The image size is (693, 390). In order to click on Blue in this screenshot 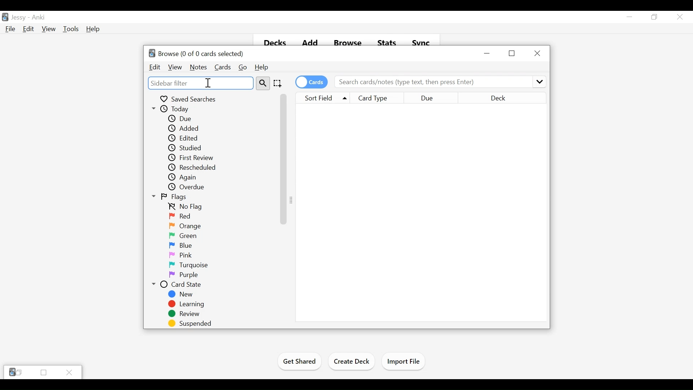, I will do `click(180, 246)`.